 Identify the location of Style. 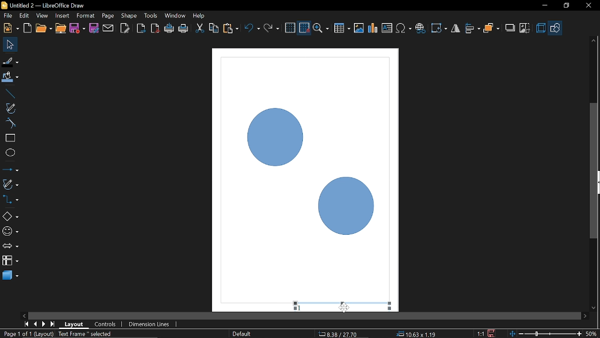
(240, 334).